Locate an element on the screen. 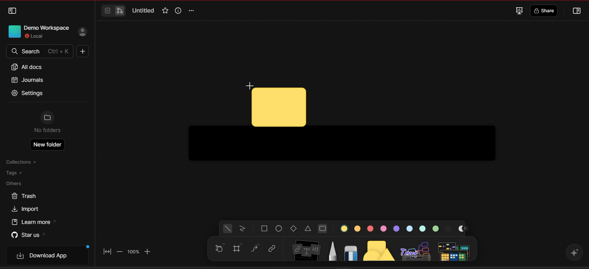 Image resolution: width=589 pixels, height=269 pixels. zoom out is located at coordinates (120, 251).